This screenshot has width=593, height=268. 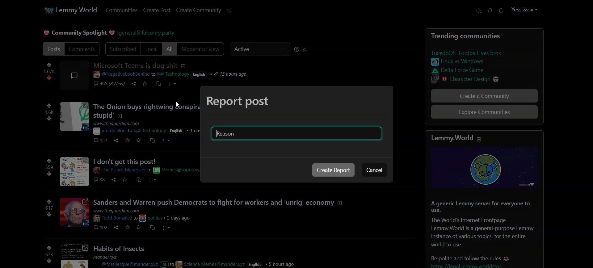 What do you see at coordinates (83, 49) in the screenshot?
I see `Comments` at bounding box center [83, 49].